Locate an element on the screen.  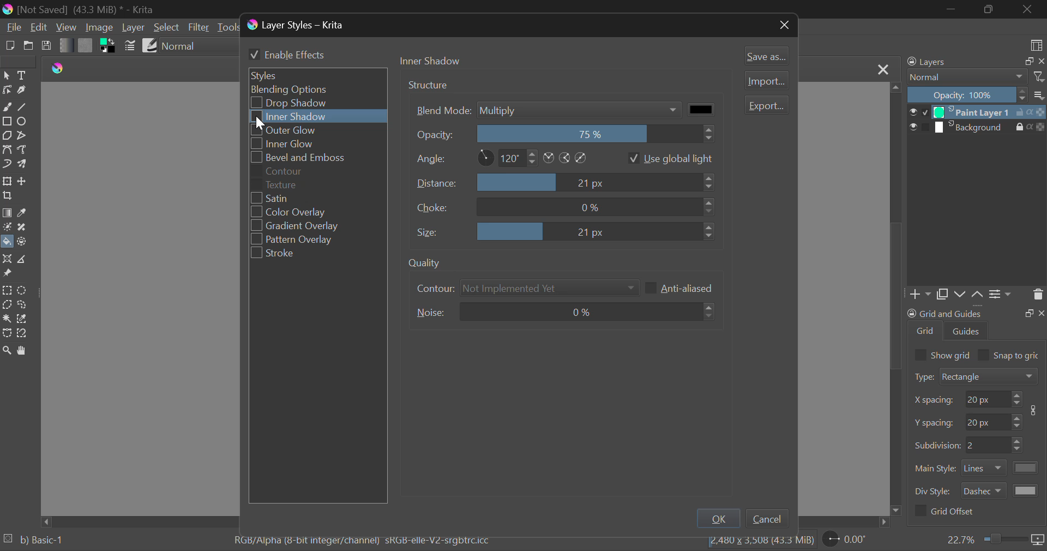
Use global light is located at coordinates (670, 158).